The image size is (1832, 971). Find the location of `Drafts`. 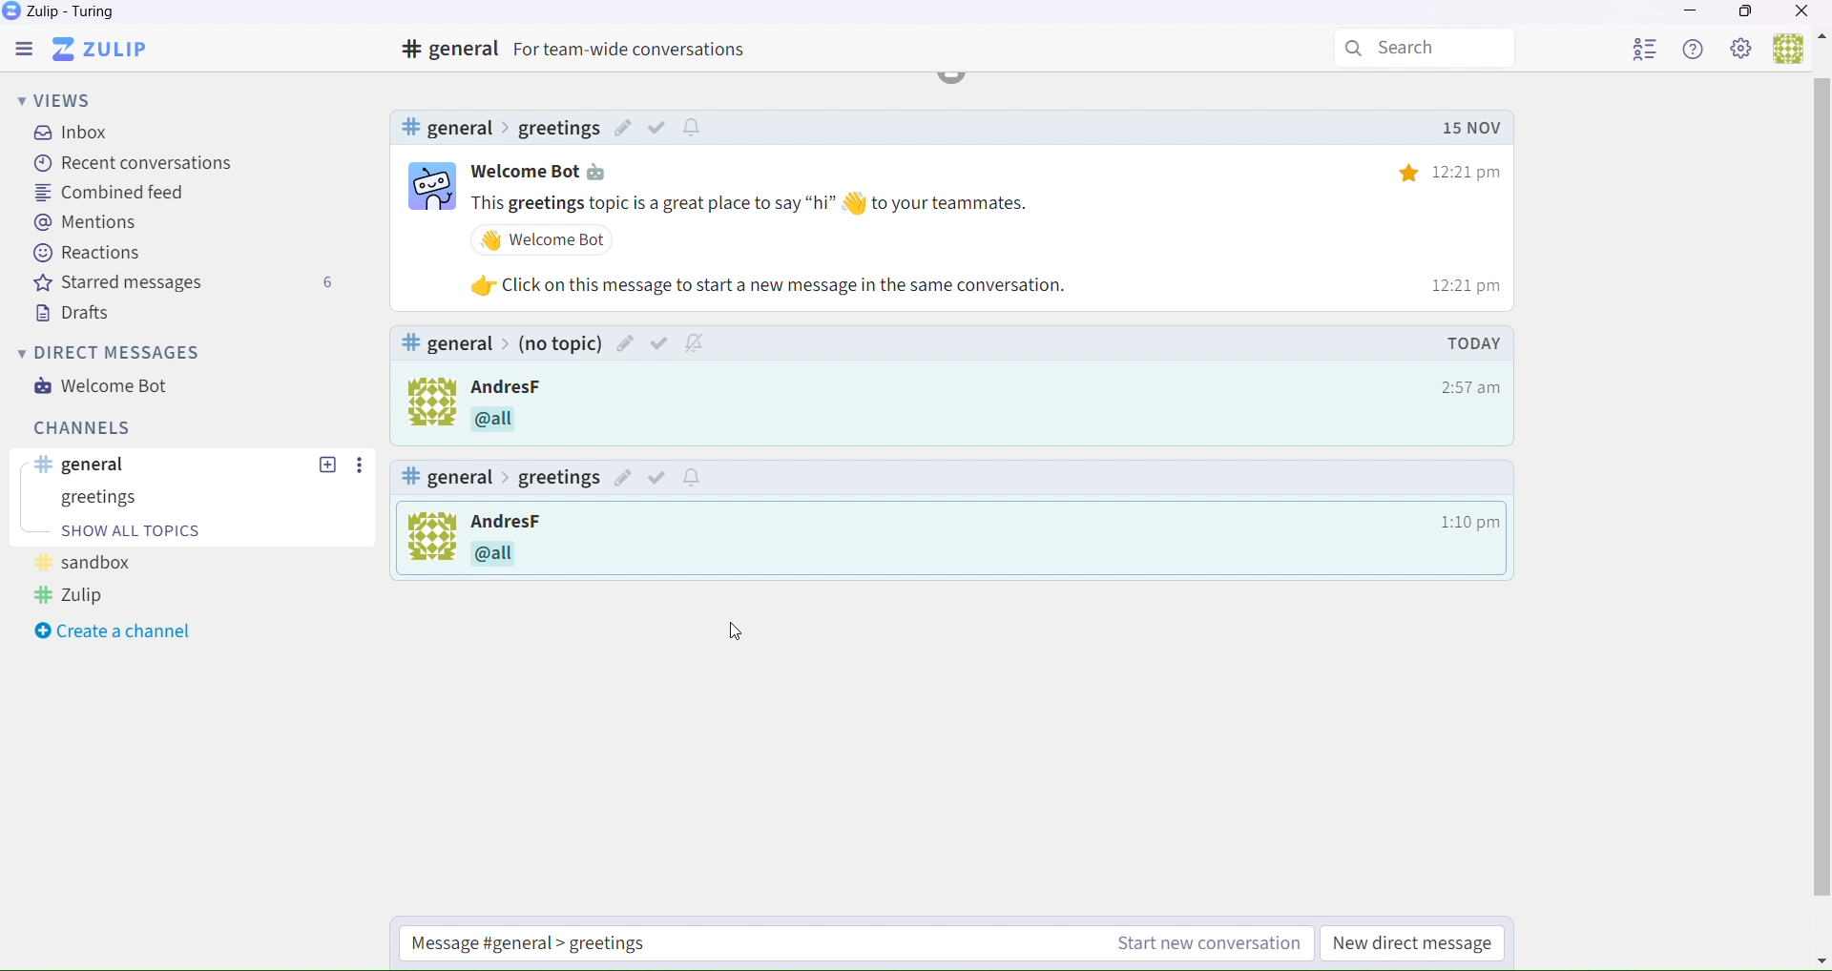

Drafts is located at coordinates (70, 313).